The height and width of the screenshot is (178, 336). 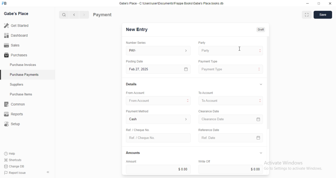 What do you see at coordinates (137, 129) in the screenshot?
I see `Ret. / Cheque No.` at bounding box center [137, 129].